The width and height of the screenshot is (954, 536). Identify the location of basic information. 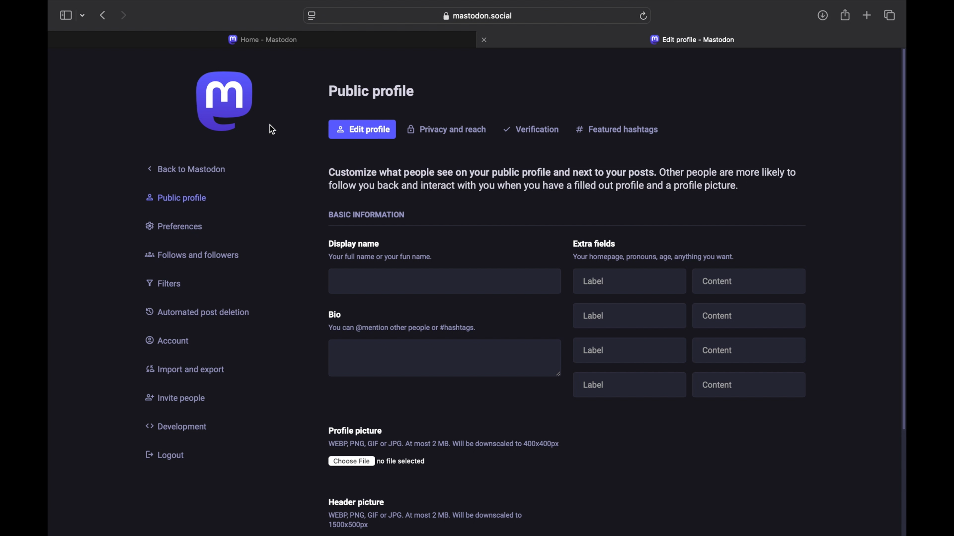
(366, 214).